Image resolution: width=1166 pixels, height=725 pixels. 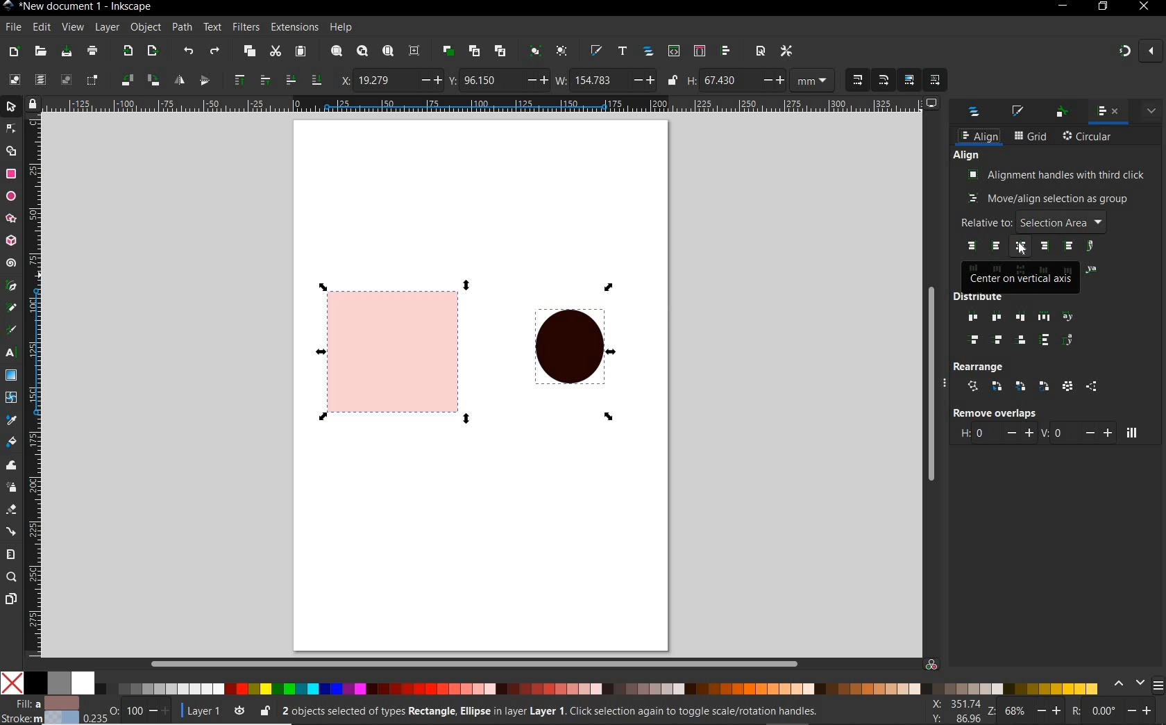 I want to click on align, so click(x=967, y=156).